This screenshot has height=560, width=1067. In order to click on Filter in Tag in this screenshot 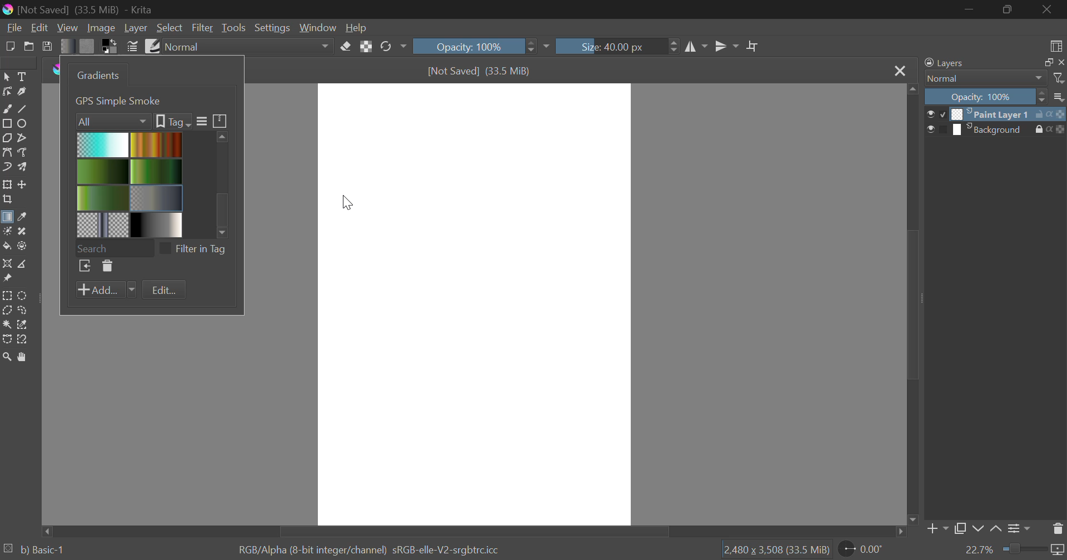, I will do `click(196, 248)`.